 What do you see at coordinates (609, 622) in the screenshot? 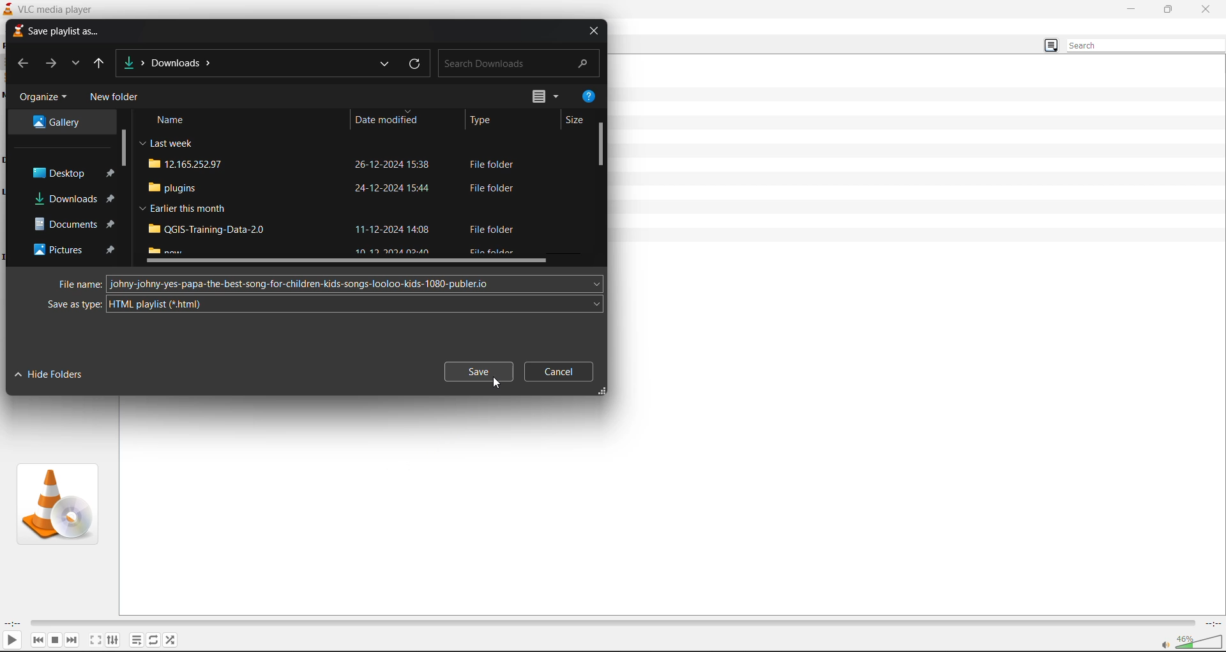
I see `track slider` at bounding box center [609, 622].